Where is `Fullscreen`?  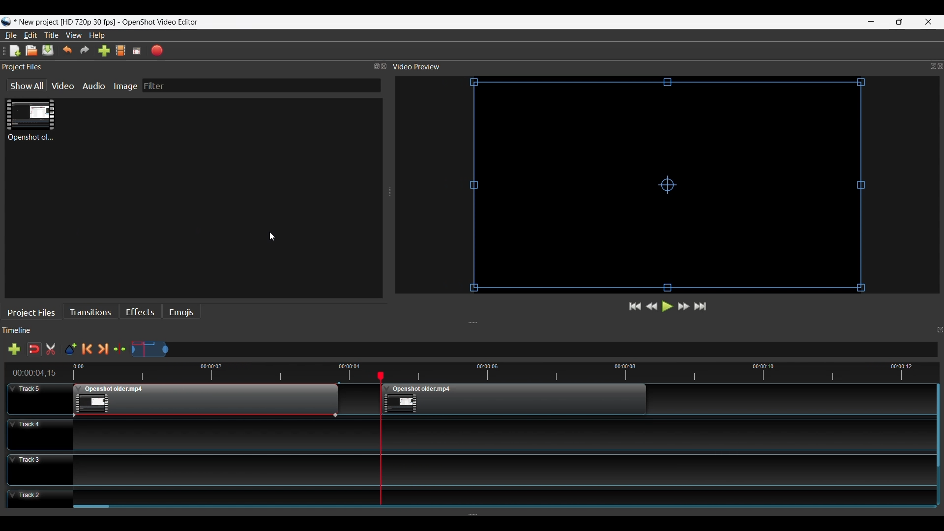
Fullscreen is located at coordinates (138, 51).